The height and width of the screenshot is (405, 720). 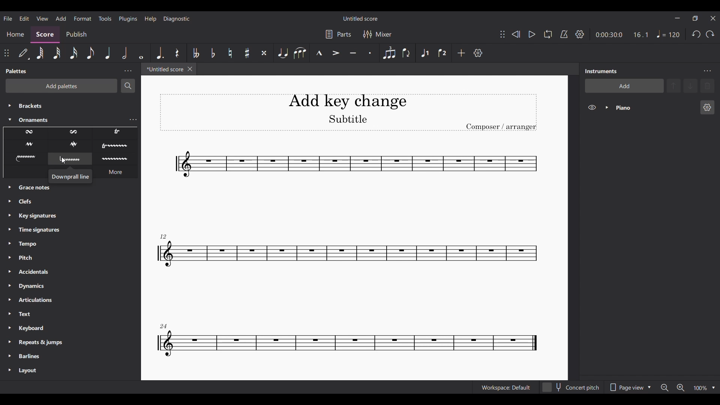 I want to click on Toggle for Concert pitch, so click(x=571, y=387).